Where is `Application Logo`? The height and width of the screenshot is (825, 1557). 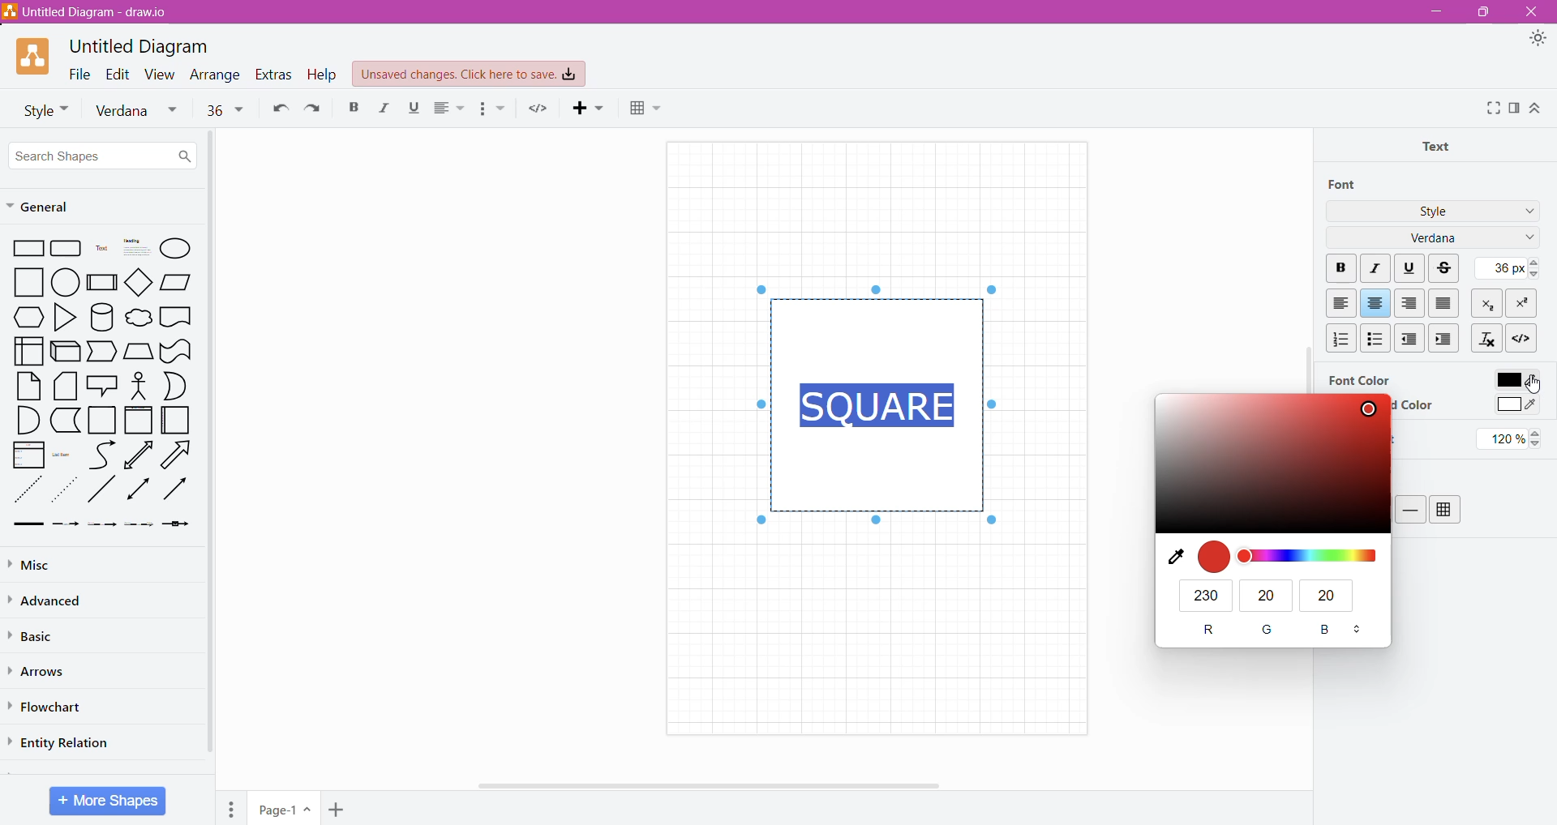
Application Logo is located at coordinates (34, 57).